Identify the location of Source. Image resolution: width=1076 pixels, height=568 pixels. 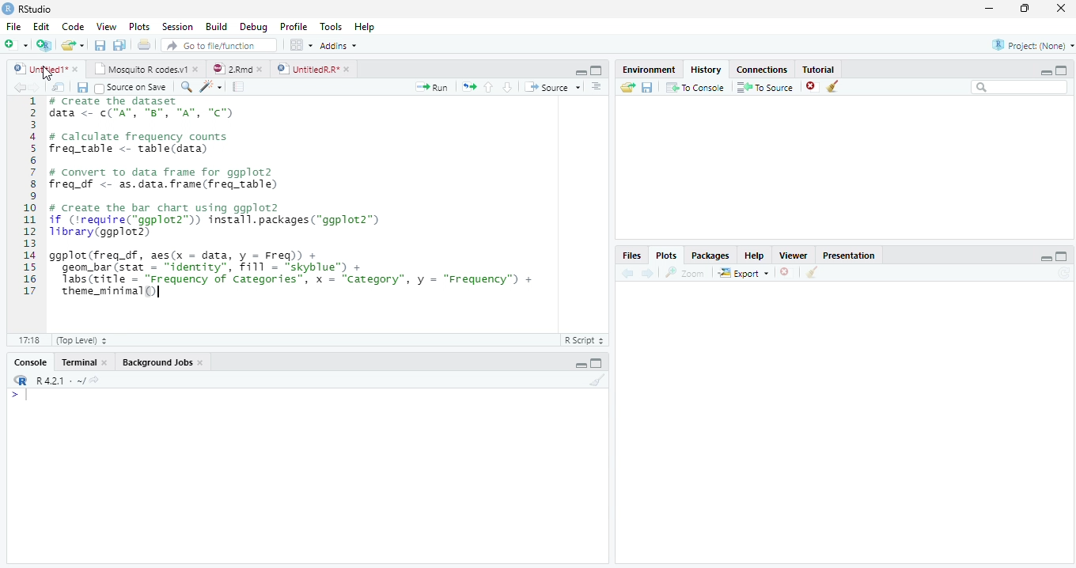
(555, 88).